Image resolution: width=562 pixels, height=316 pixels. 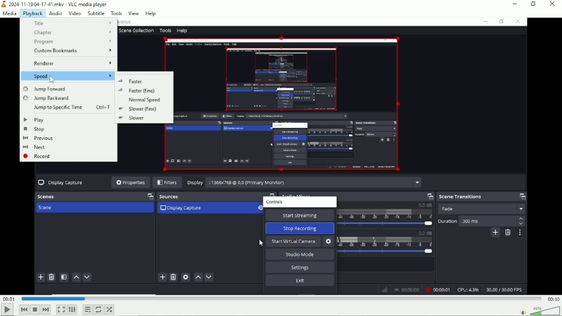 I want to click on media, so click(x=10, y=13).